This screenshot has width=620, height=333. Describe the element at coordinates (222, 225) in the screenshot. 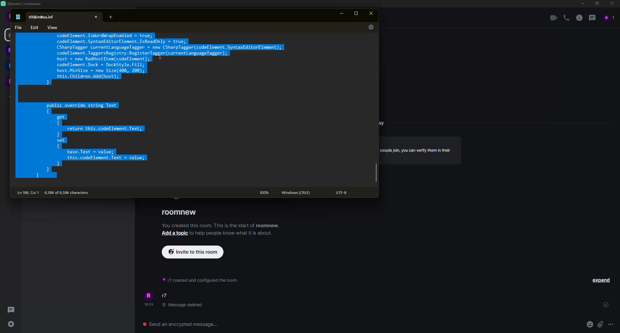

I see `info` at that location.